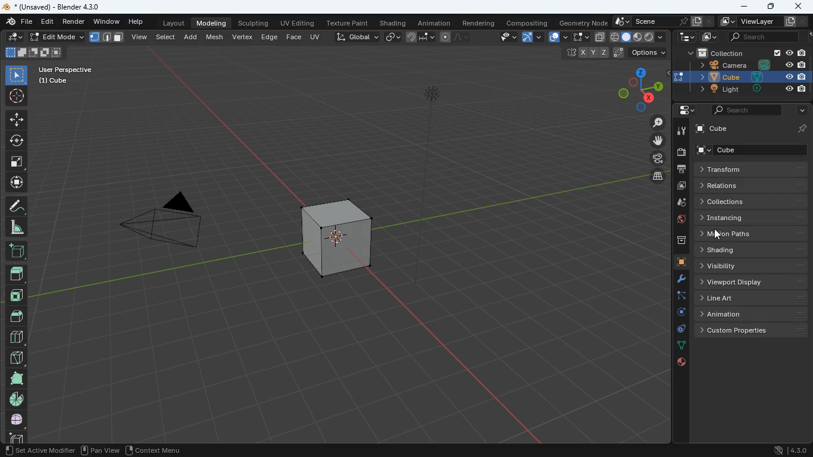 The width and height of the screenshot is (813, 457). Describe the element at coordinates (295, 37) in the screenshot. I see `face` at that location.